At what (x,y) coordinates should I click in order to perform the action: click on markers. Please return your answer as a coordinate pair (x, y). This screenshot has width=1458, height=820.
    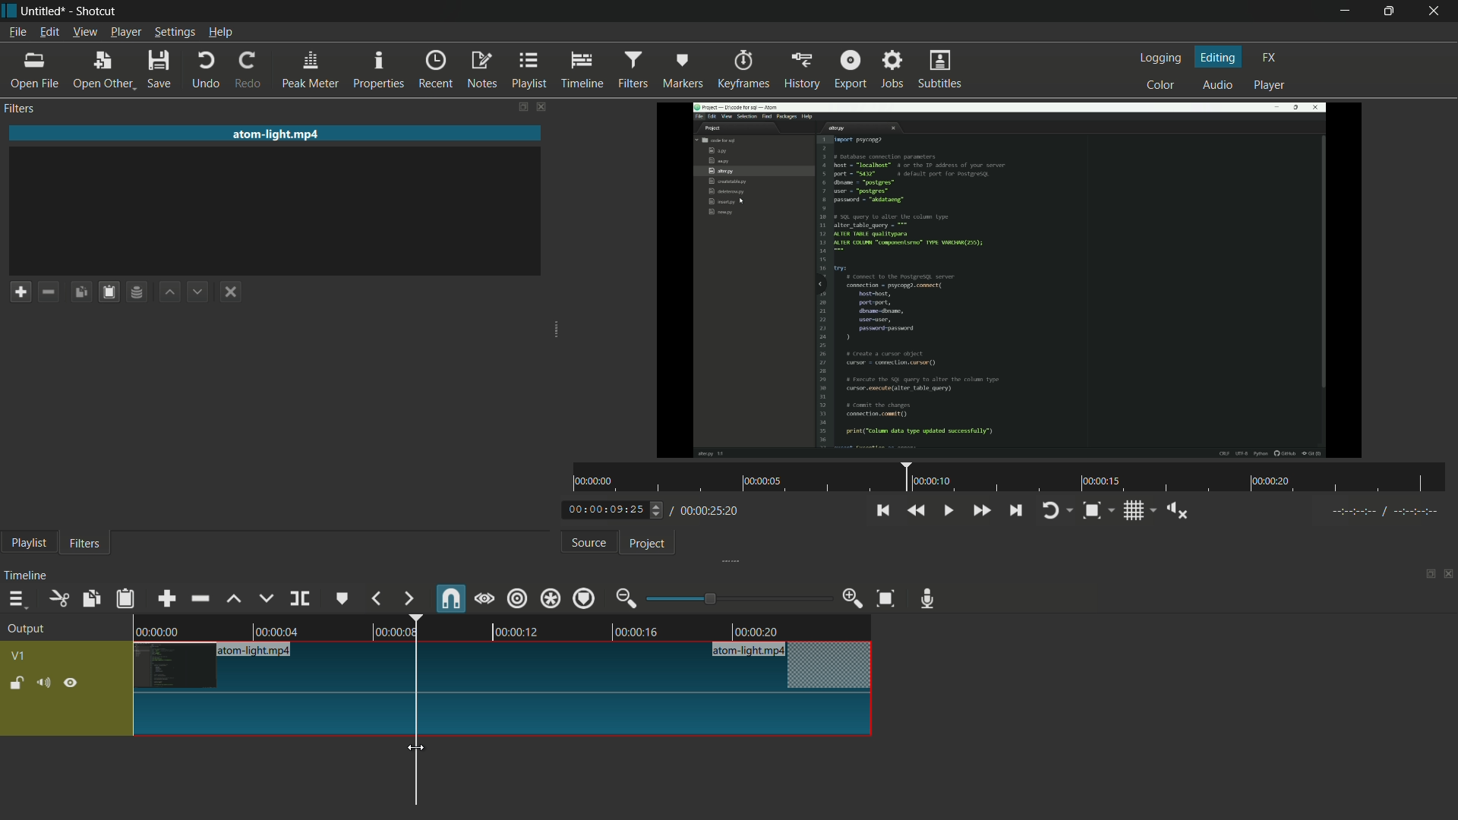
    Looking at the image, I should click on (683, 71).